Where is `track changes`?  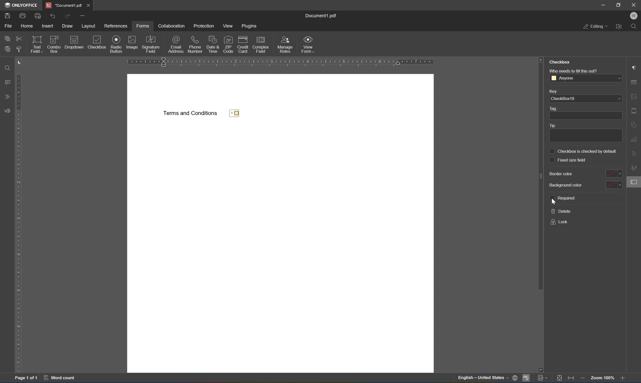
track changes is located at coordinates (543, 378).